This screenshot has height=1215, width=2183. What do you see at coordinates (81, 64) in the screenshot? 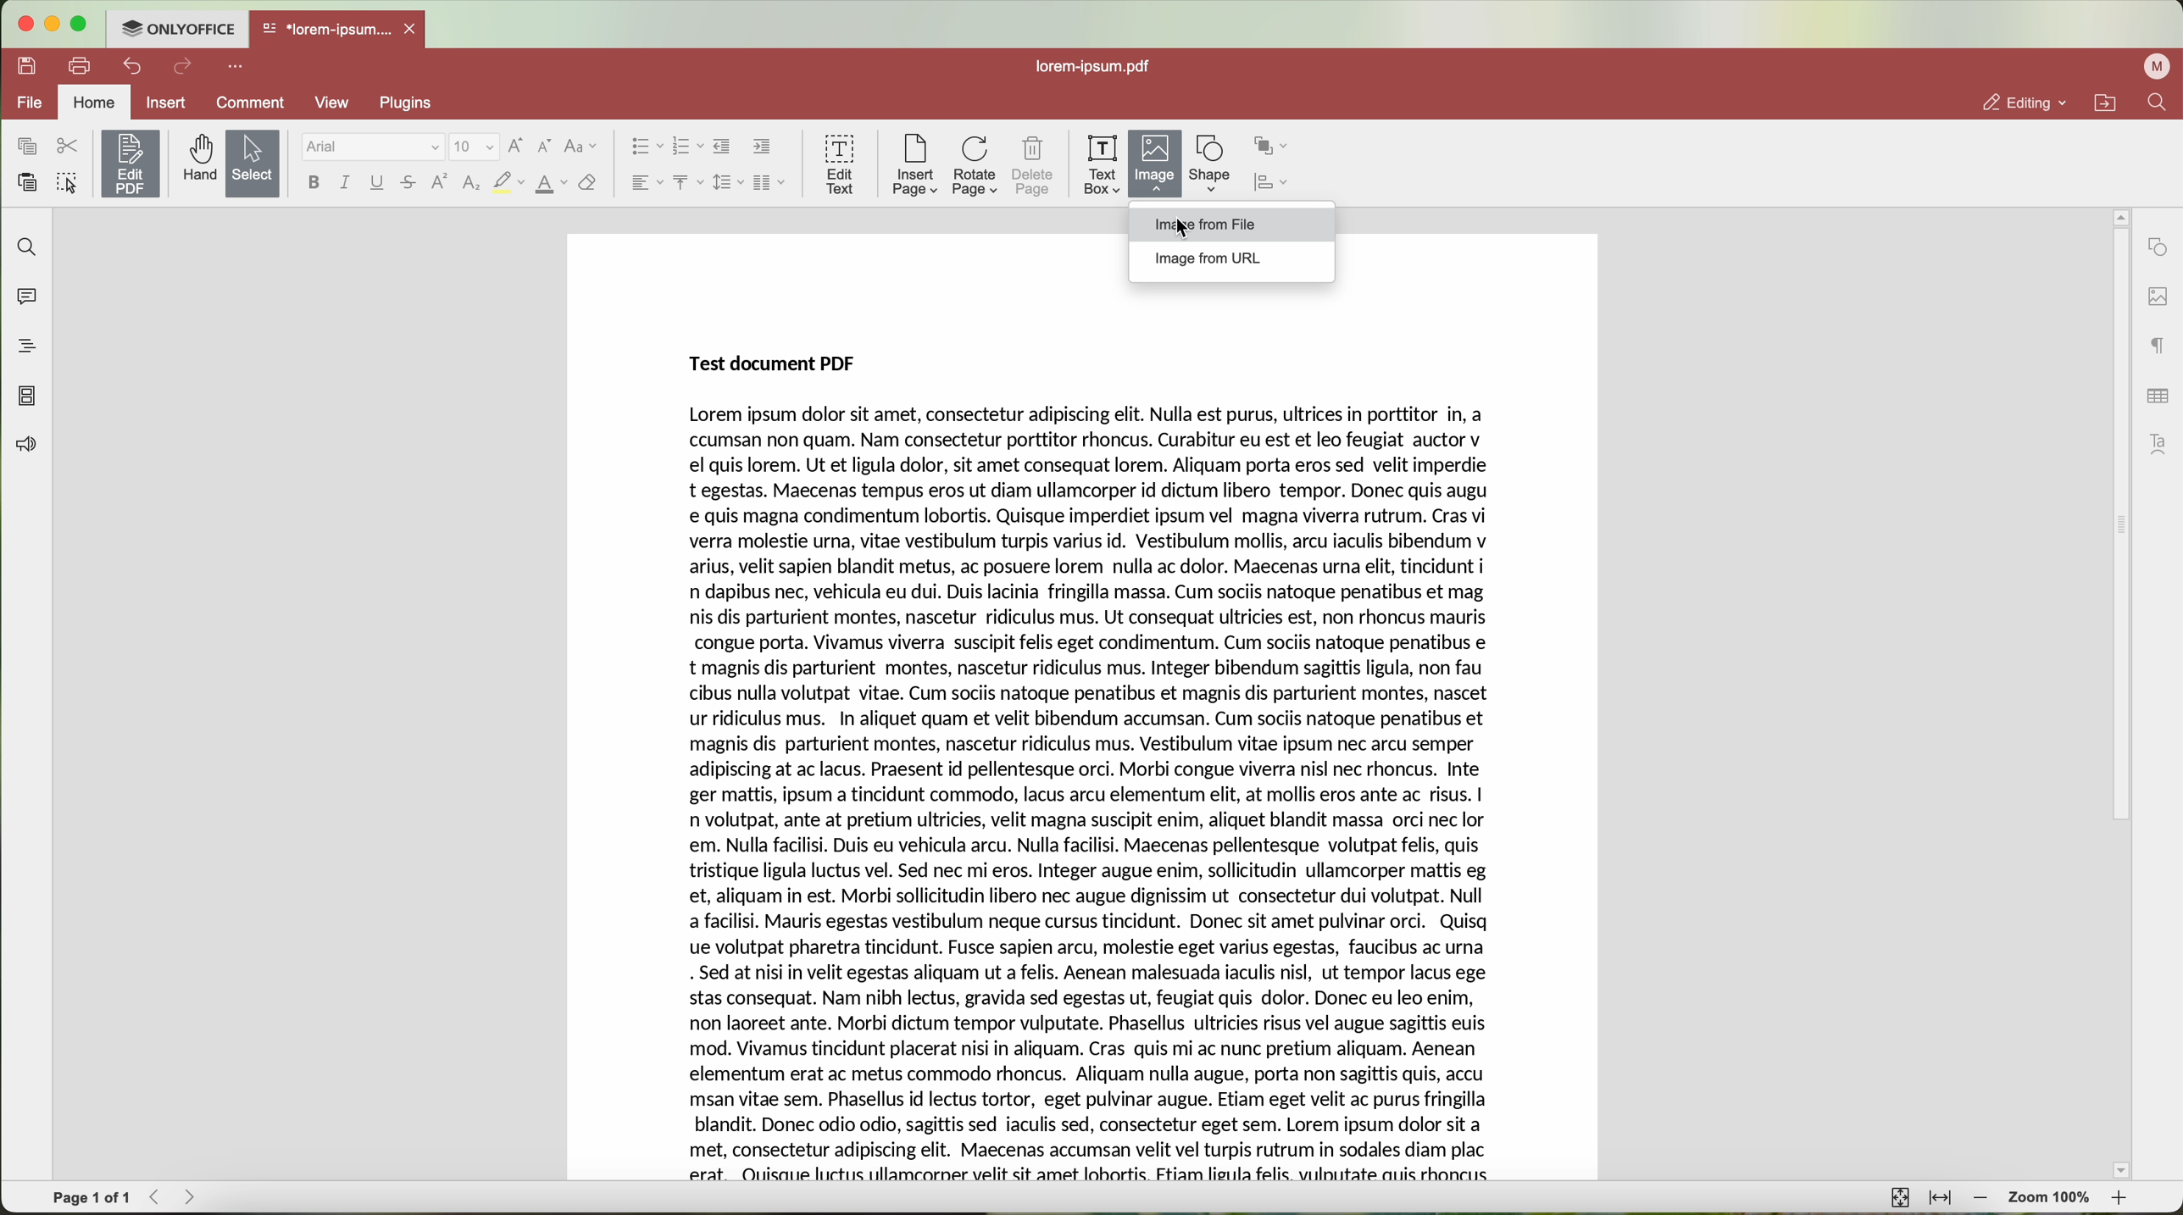
I see `print` at bounding box center [81, 64].